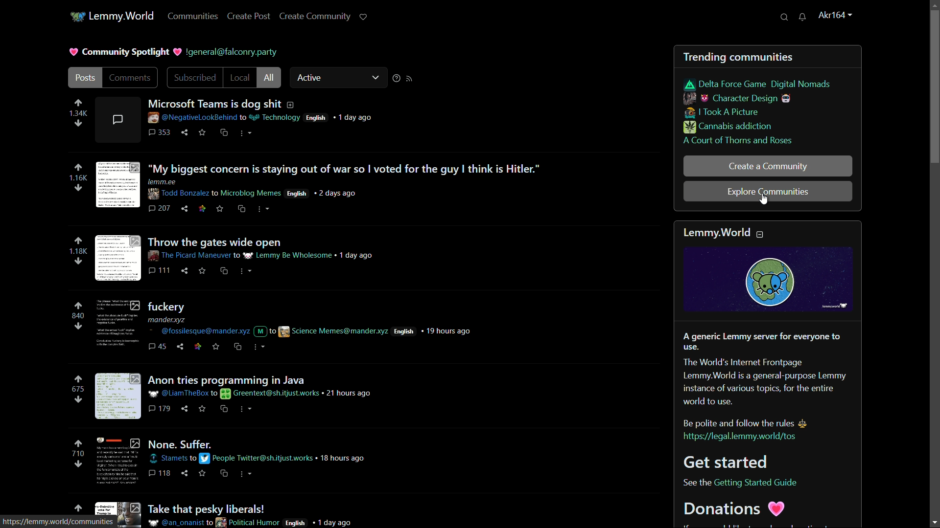  I want to click on more, so click(247, 132).